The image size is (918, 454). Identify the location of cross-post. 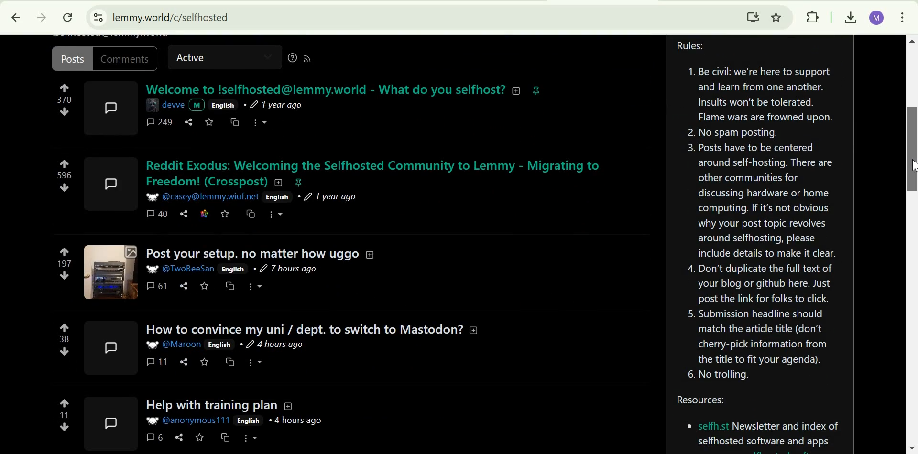
(226, 438).